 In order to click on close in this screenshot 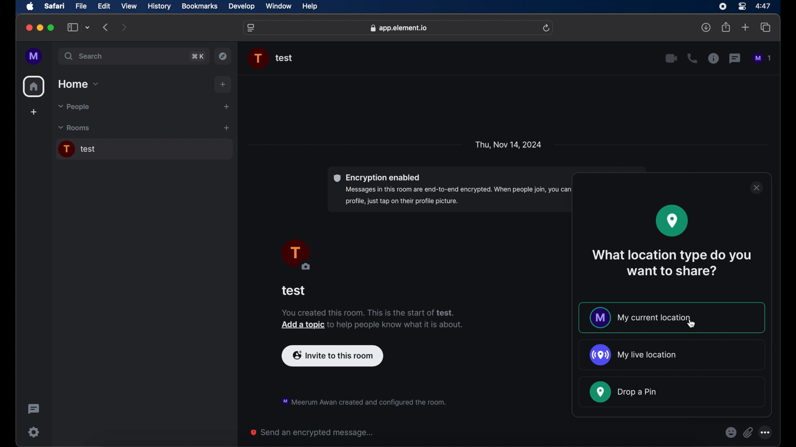, I will do `click(756, 188)`.